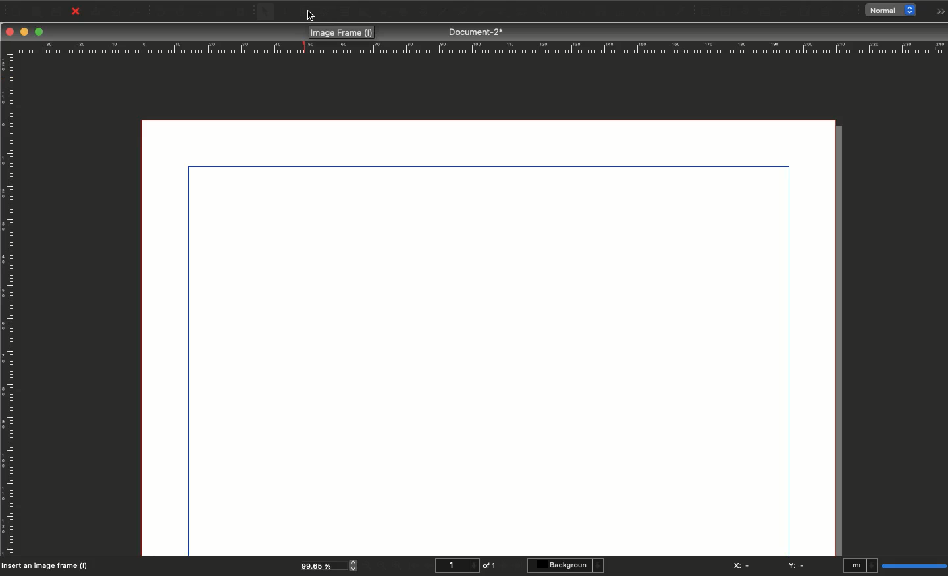  Describe the element at coordinates (477, 32) in the screenshot. I see `Document-2*` at that location.